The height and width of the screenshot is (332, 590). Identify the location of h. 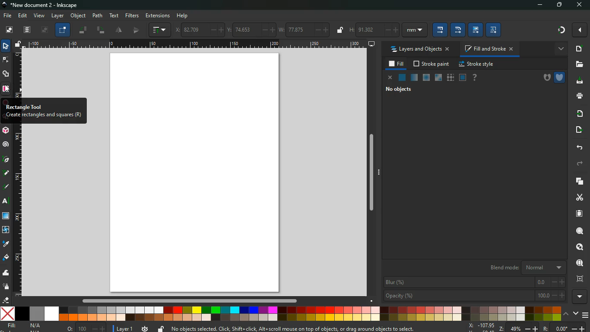
(373, 29).